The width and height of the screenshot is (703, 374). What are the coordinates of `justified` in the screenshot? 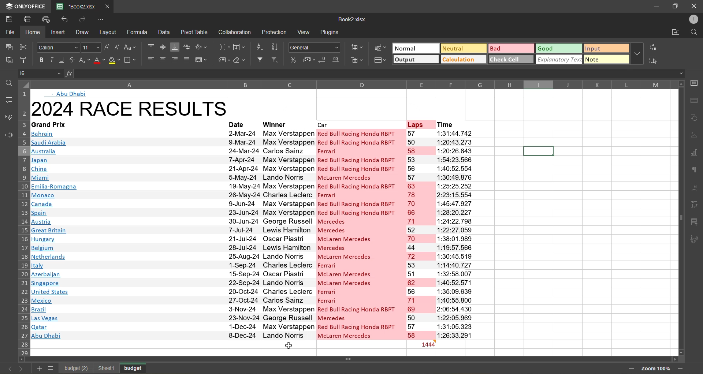 It's located at (187, 60).